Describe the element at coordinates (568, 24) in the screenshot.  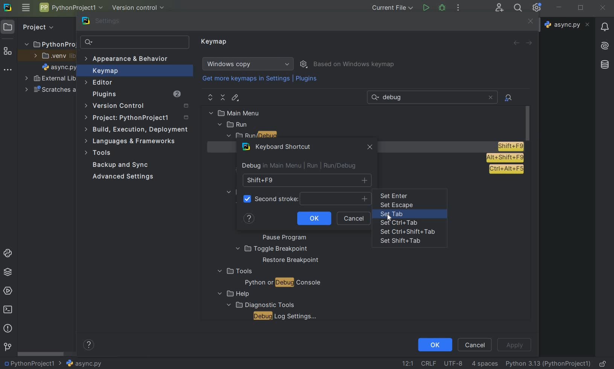
I see `file name` at that location.